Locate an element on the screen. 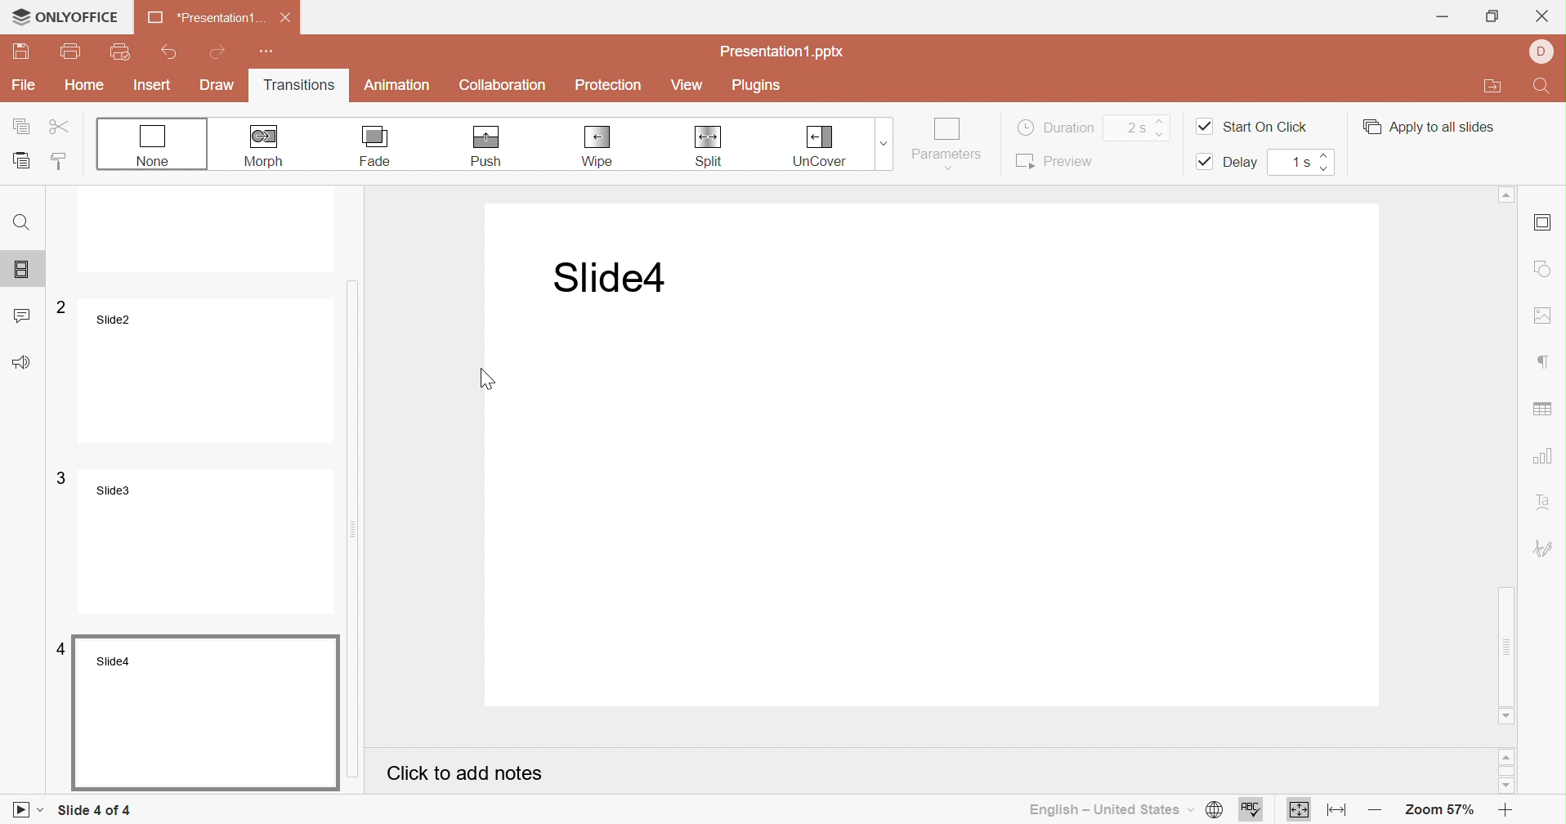  Redo is located at coordinates (221, 51).